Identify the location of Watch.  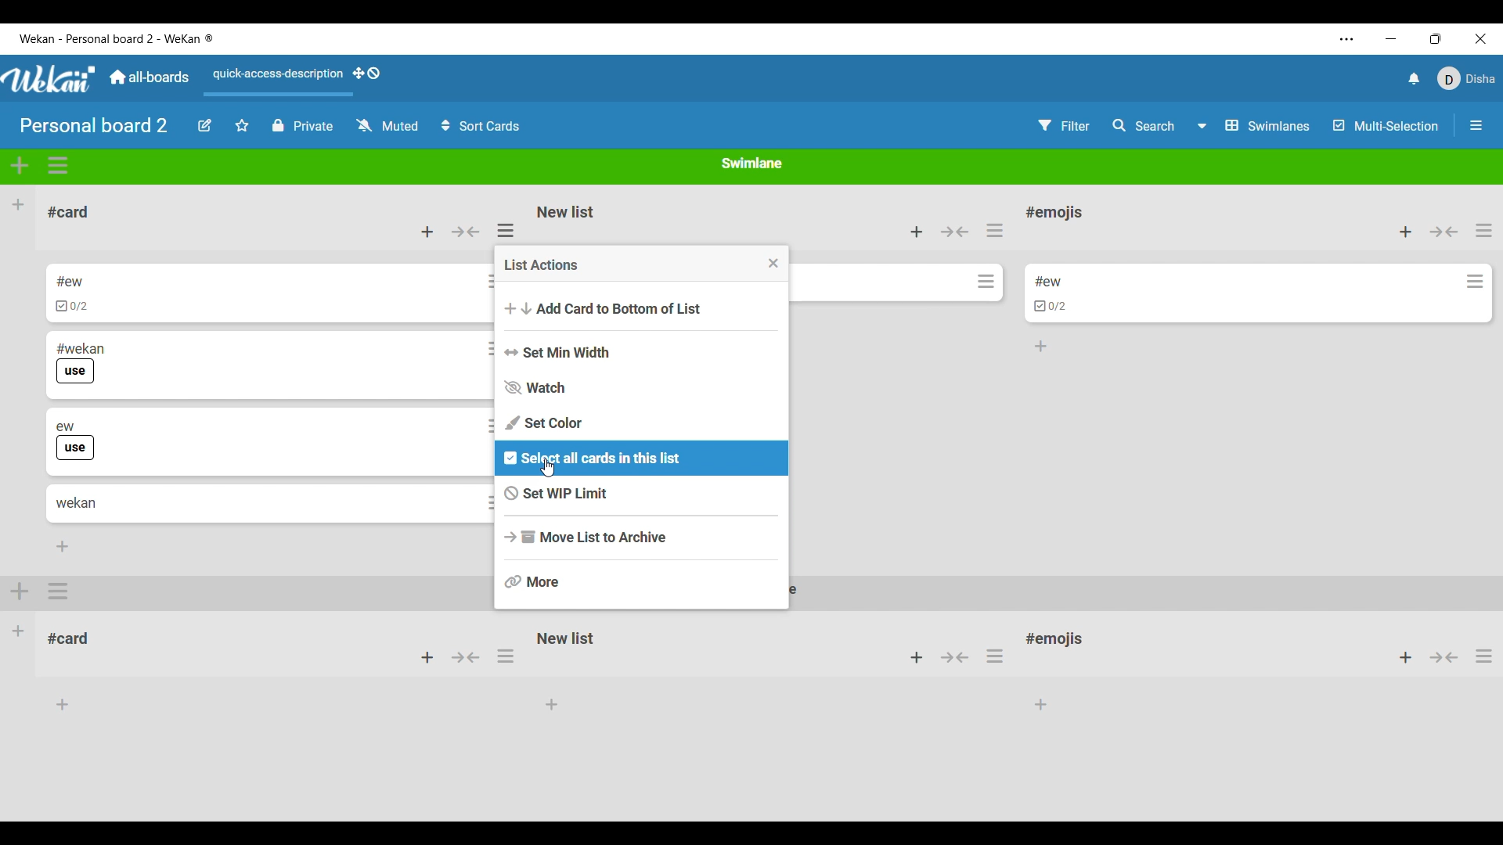
(643, 387).